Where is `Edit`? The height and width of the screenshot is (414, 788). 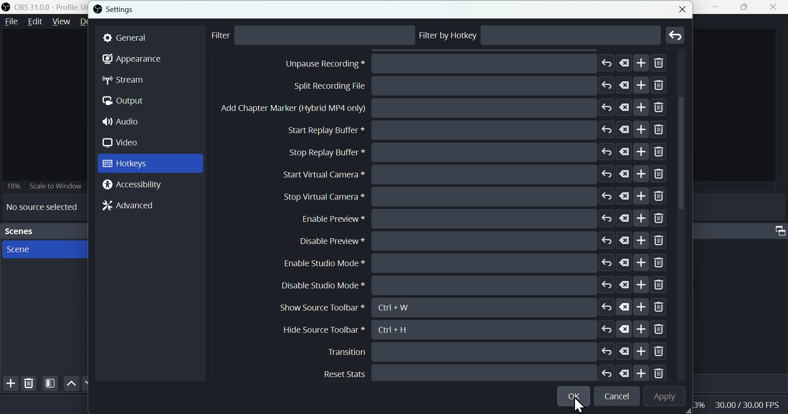
Edit is located at coordinates (35, 23).